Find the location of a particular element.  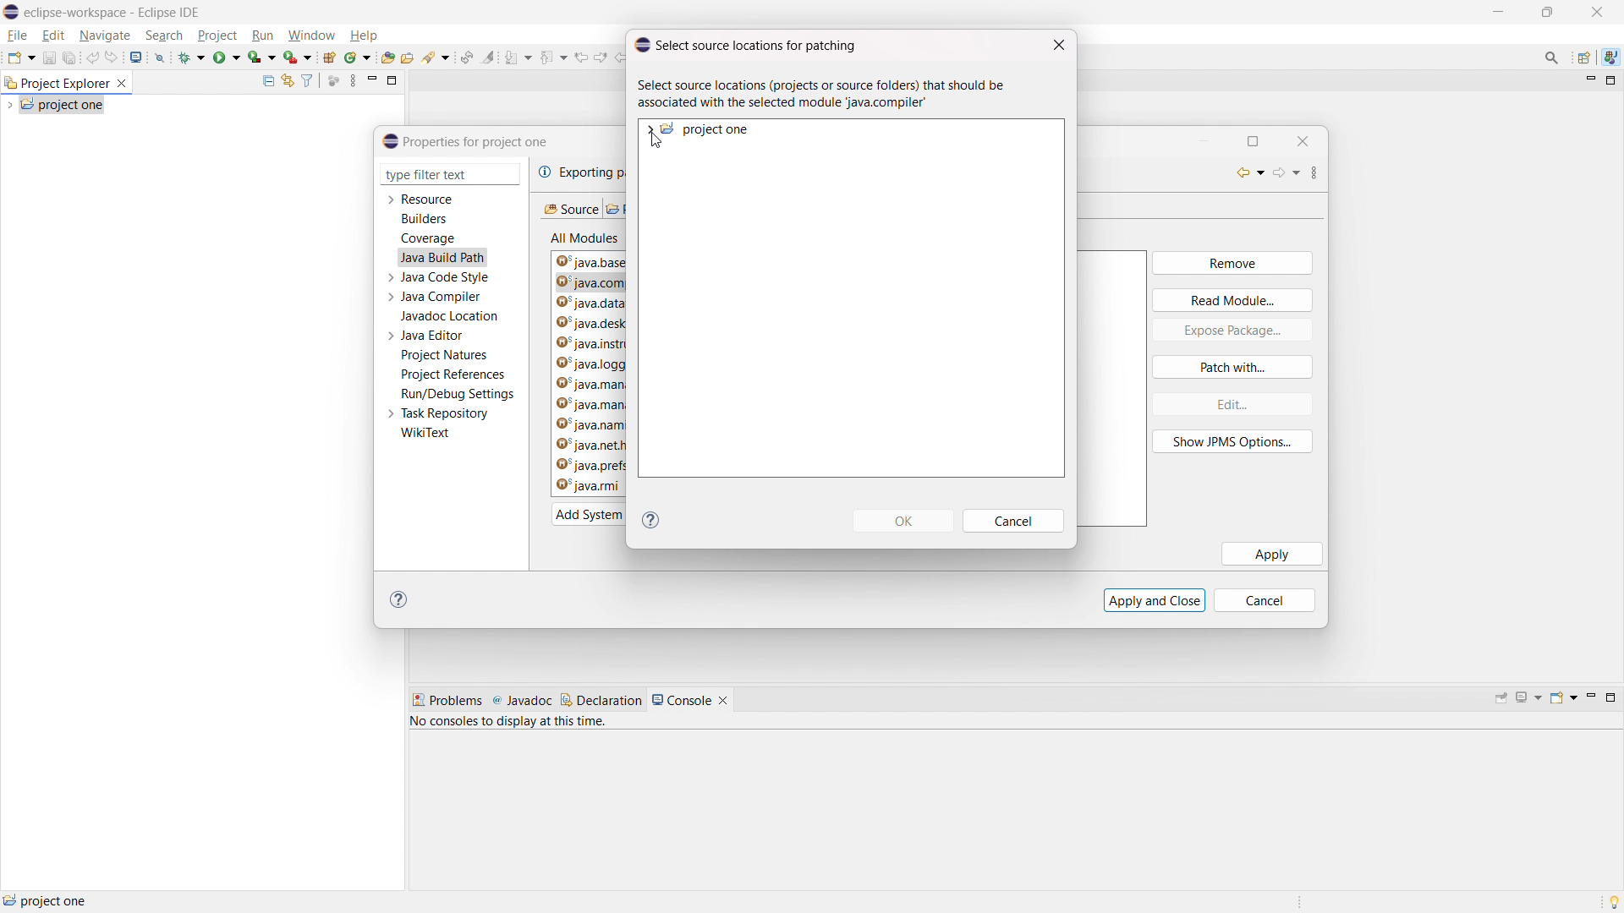

project references is located at coordinates (453, 374).